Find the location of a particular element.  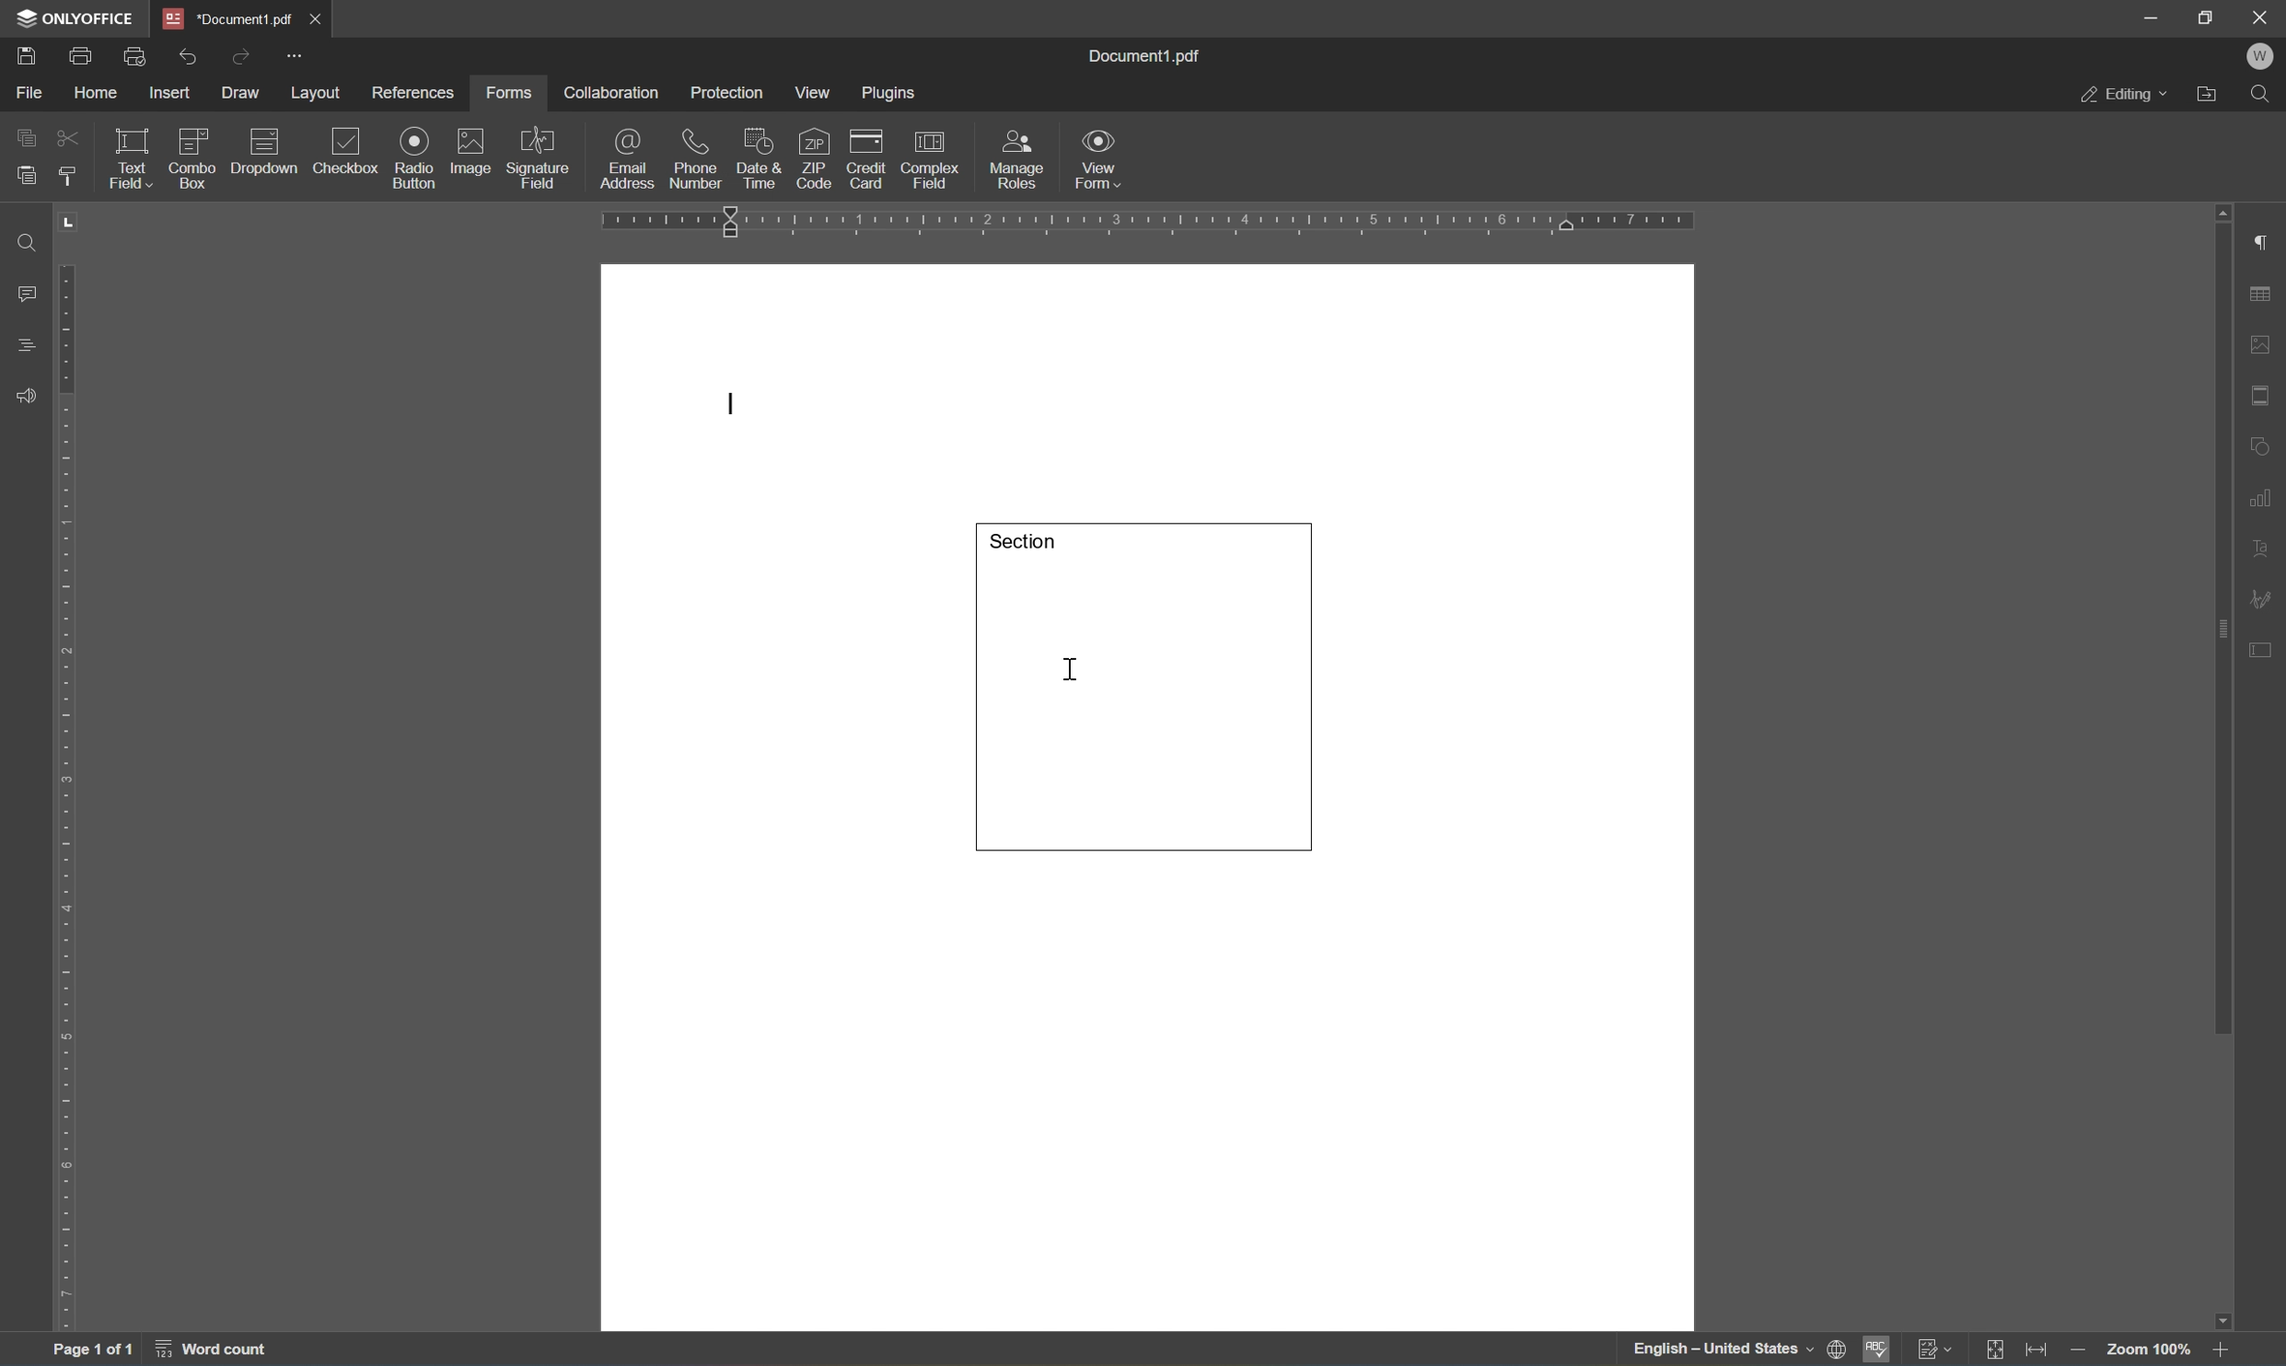

radio button is located at coordinates (413, 156).